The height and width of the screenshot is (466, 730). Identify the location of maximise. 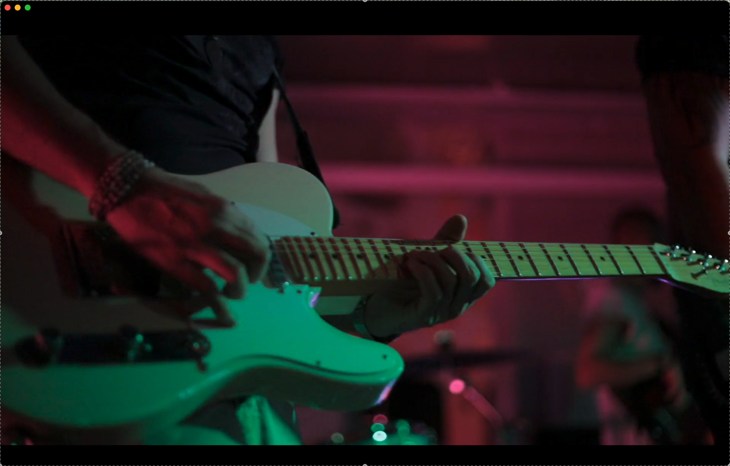
(28, 8).